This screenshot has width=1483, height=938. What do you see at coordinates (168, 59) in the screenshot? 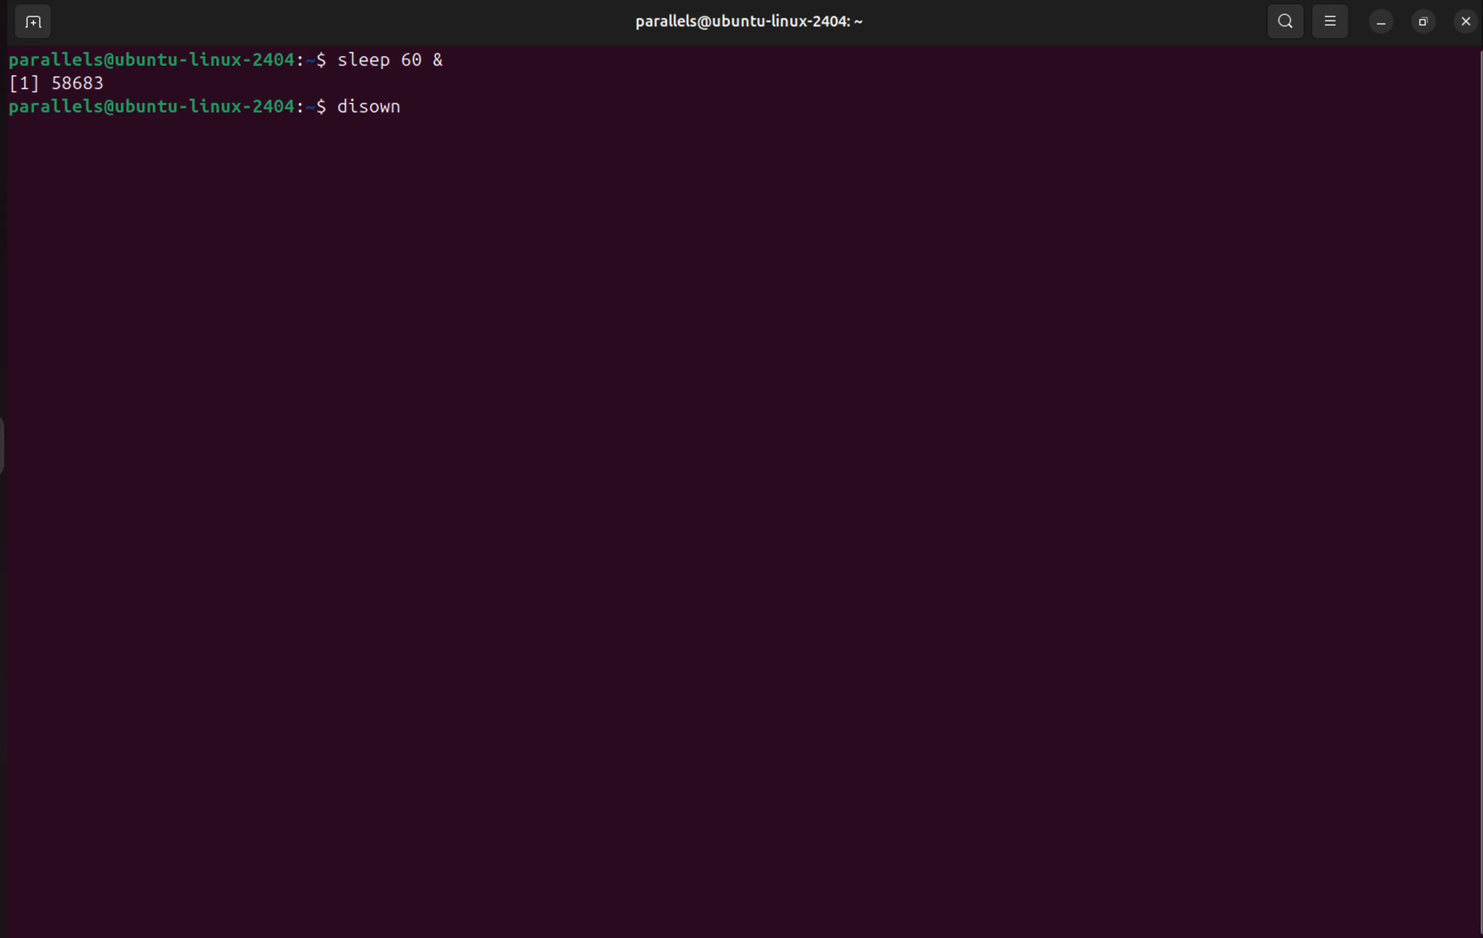
I see `parallels@ubuntu-linux-2404: ~$` at bounding box center [168, 59].